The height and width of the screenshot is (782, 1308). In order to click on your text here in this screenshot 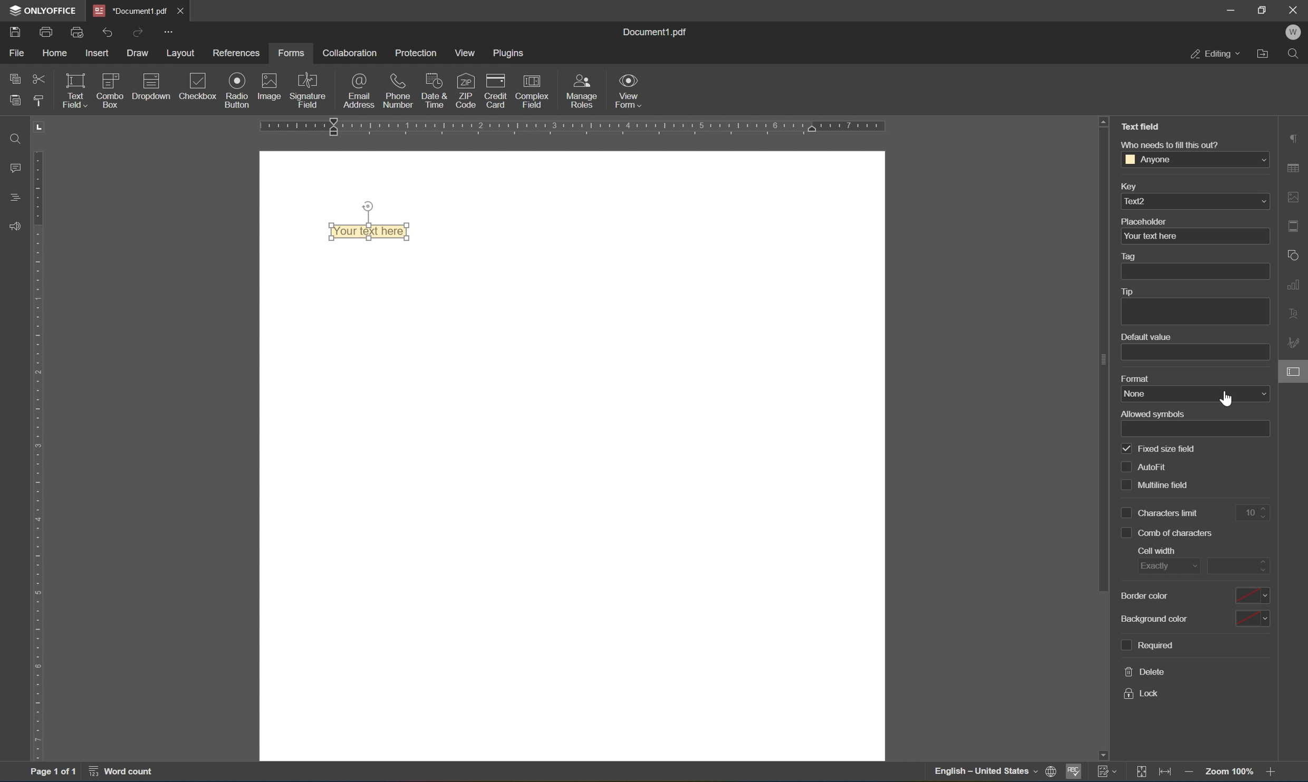, I will do `click(1151, 236)`.